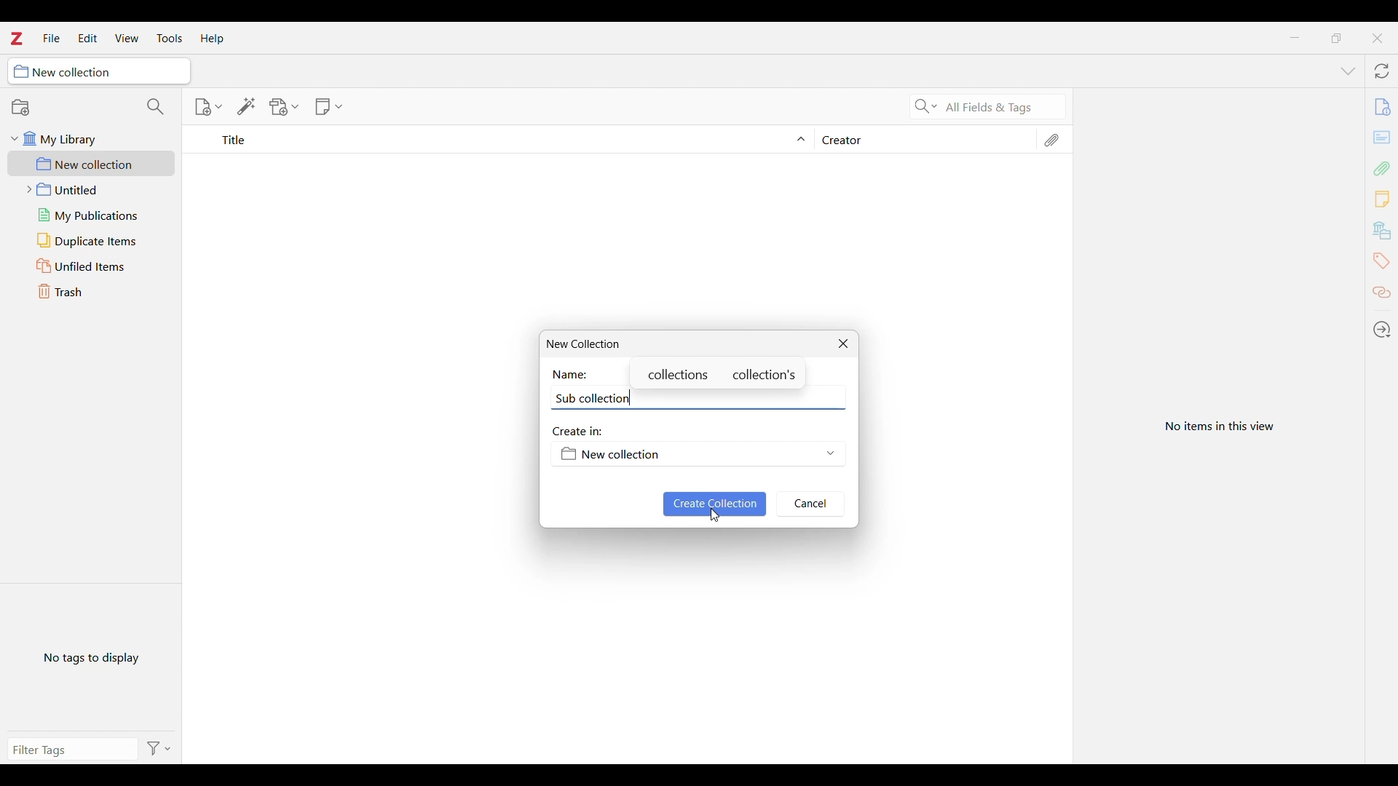 The height and width of the screenshot is (786, 1398). Describe the element at coordinates (247, 107) in the screenshot. I see `Add item/s by identifier` at that location.